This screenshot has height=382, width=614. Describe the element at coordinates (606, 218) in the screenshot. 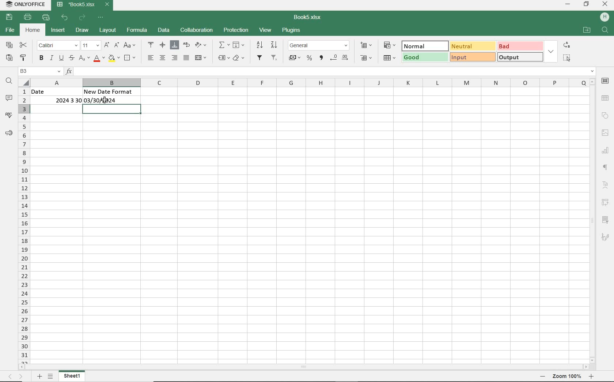

I see `SLICER` at that location.